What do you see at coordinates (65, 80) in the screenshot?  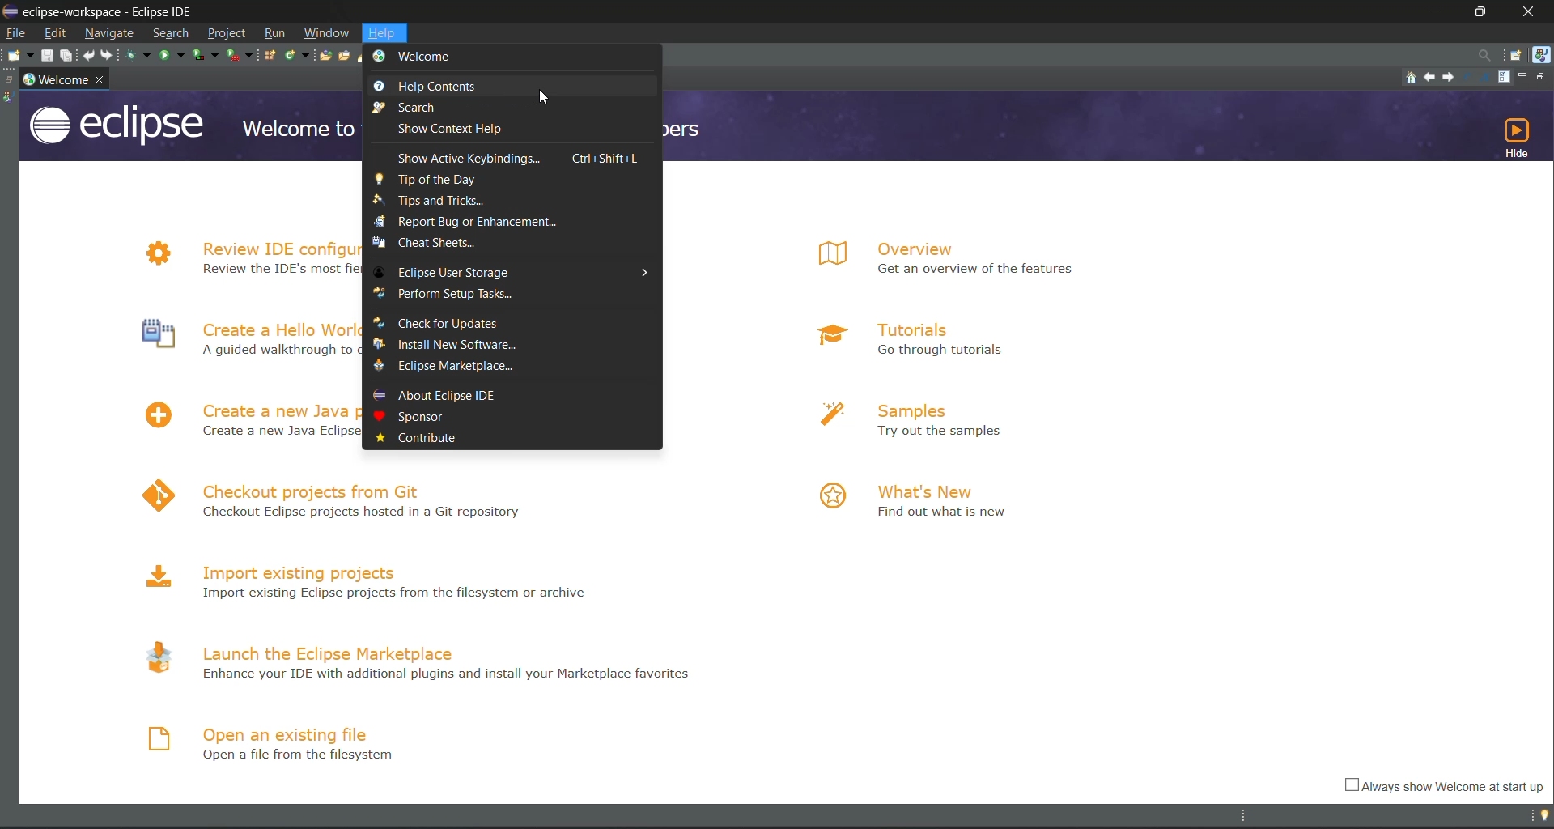 I see `workspace` at bounding box center [65, 80].